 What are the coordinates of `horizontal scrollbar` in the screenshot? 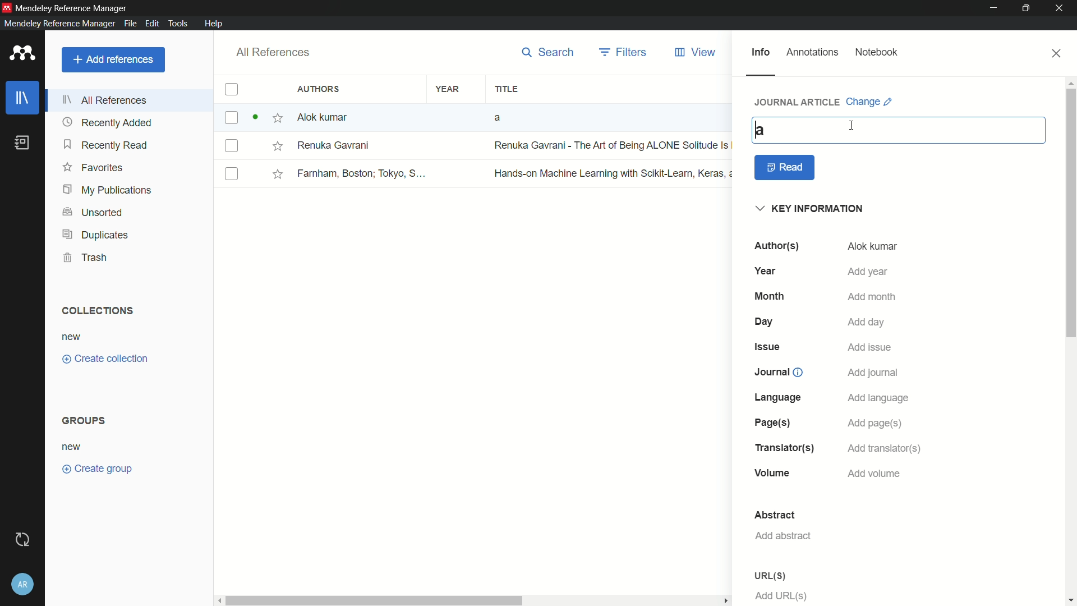 It's located at (475, 600).